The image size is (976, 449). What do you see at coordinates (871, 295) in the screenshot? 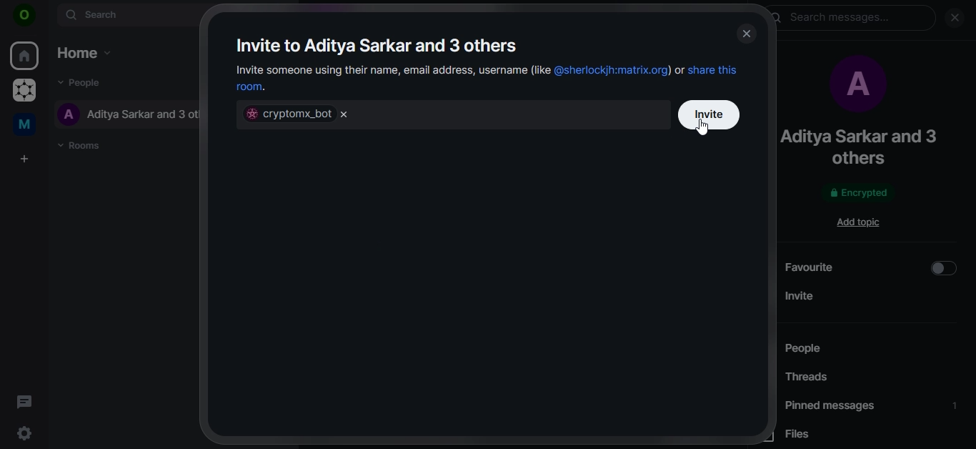
I see `invite` at bounding box center [871, 295].